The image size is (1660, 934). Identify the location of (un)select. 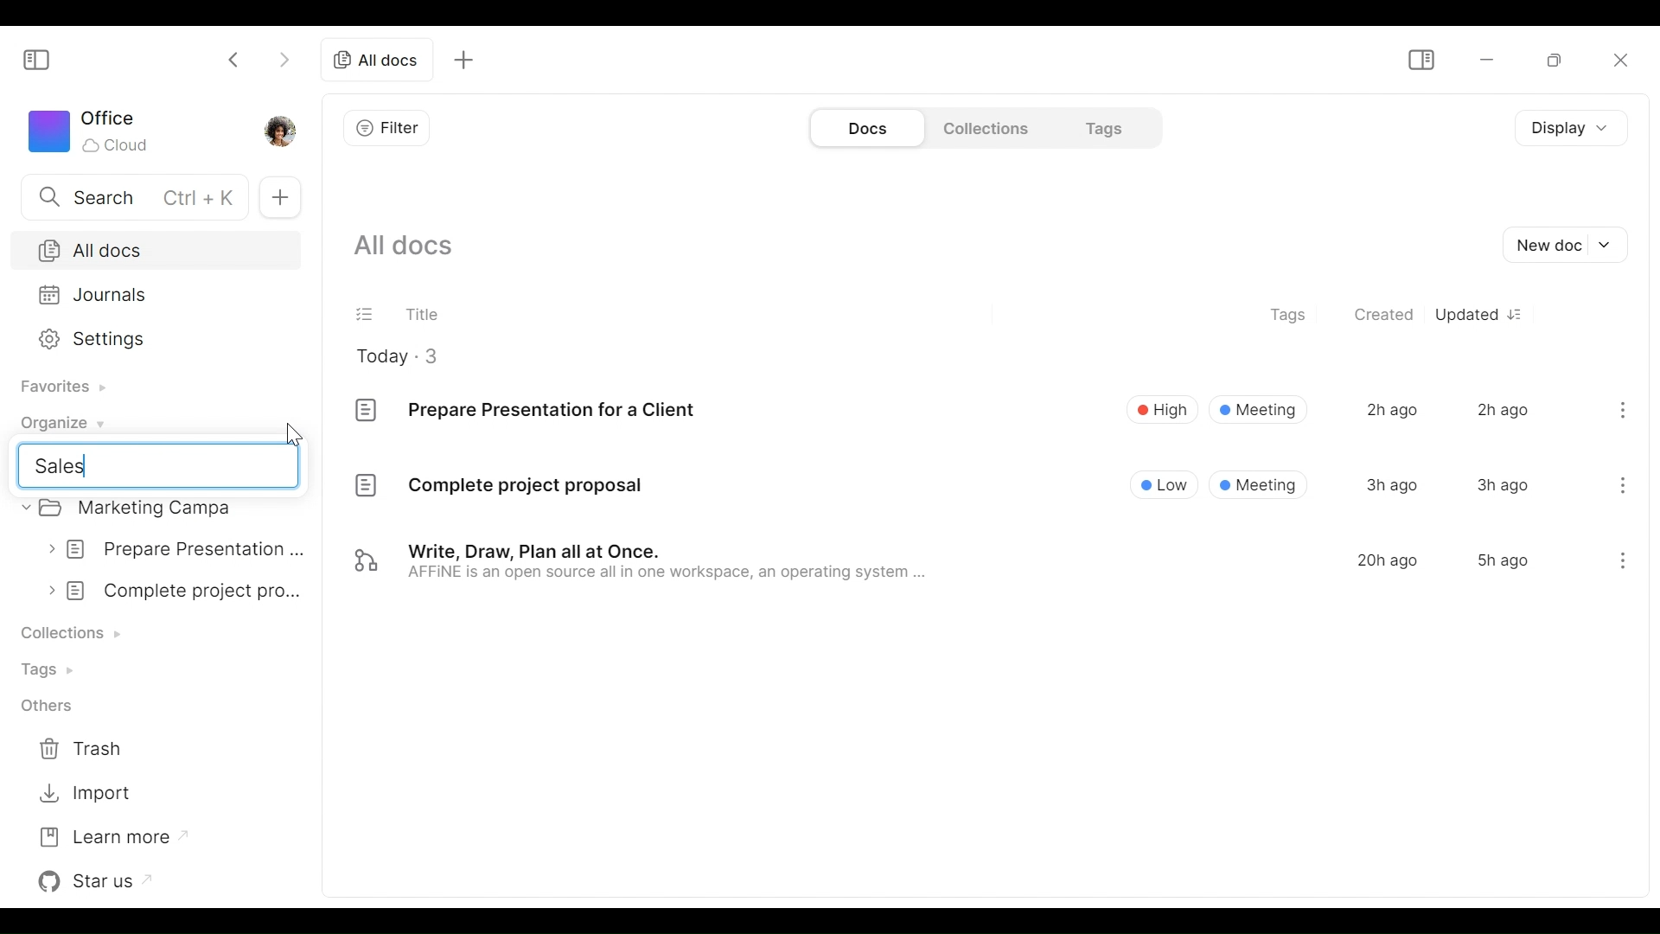
(366, 312).